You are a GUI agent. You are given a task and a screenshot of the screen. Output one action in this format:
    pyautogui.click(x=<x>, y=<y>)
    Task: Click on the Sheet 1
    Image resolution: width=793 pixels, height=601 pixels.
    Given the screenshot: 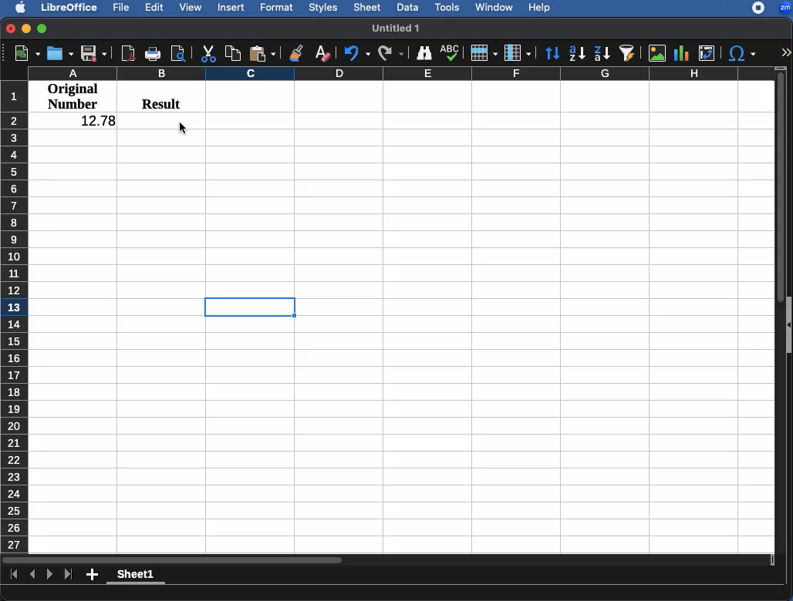 What is the action you would take?
    pyautogui.click(x=137, y=576)
    